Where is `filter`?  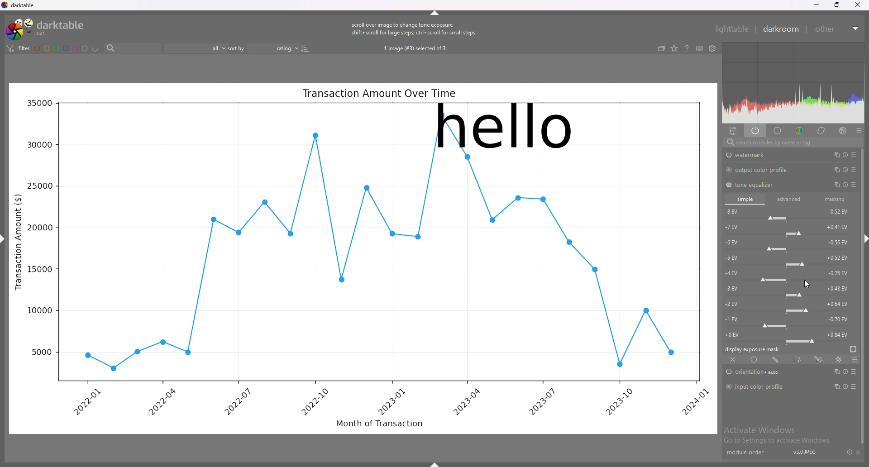 filter is located at coordinates (18, 49).